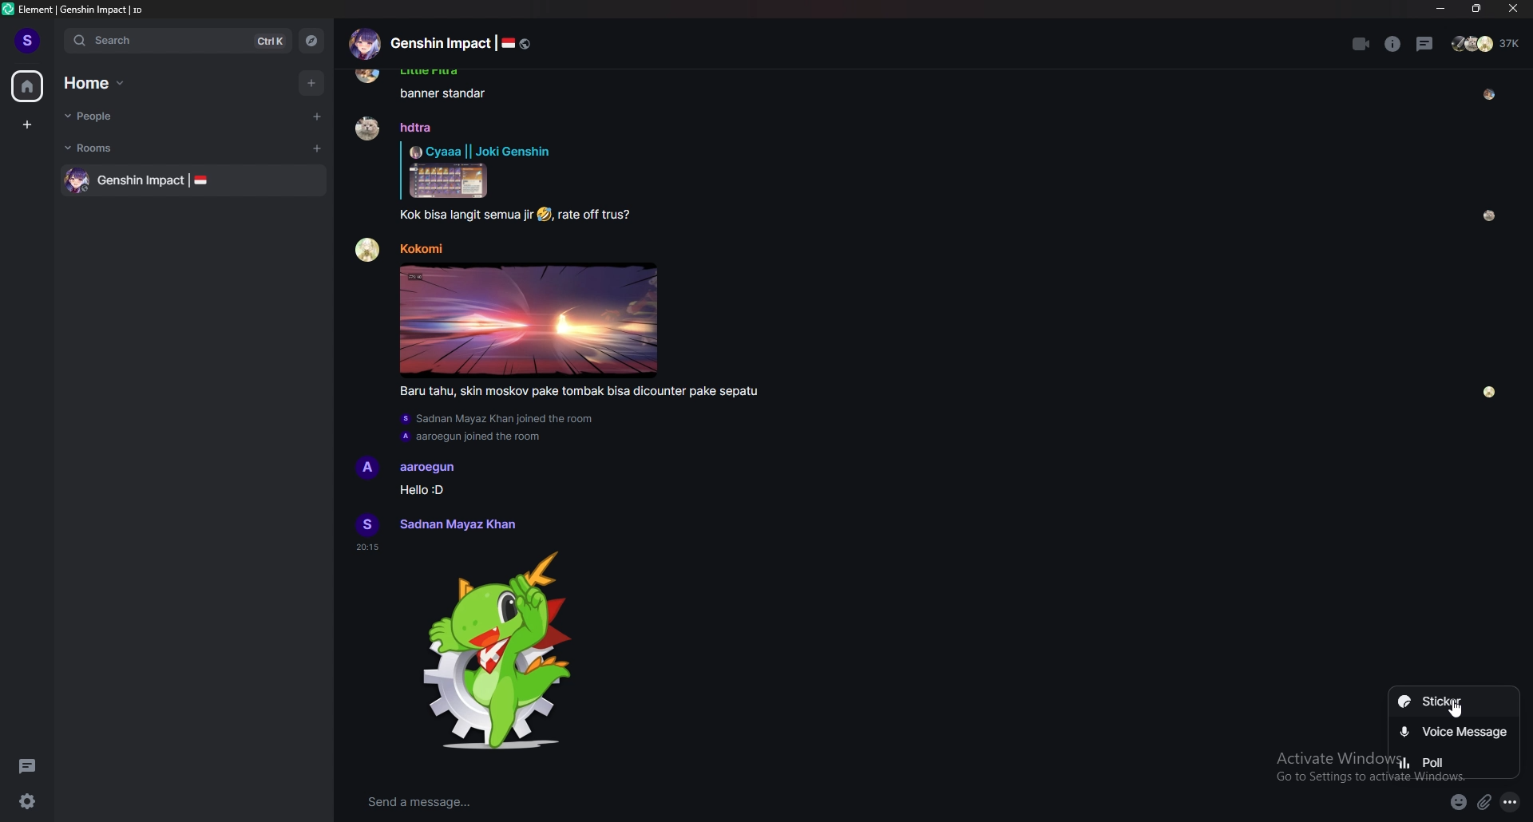  I want to click on info, so click(1393, 44).